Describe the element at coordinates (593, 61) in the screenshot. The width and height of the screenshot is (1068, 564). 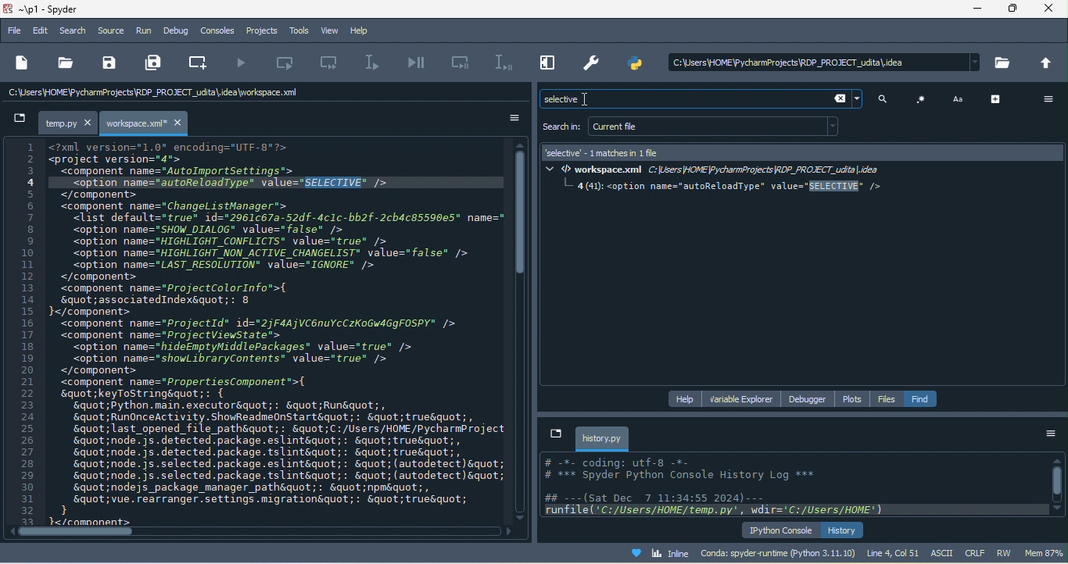
I see `preferences` at that location.